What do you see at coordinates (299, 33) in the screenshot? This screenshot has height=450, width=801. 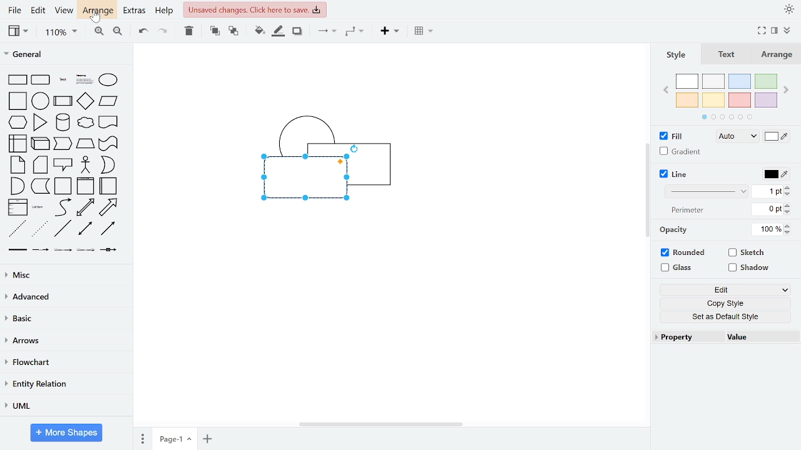 I see `shadow` at bounding box center [299, 33].